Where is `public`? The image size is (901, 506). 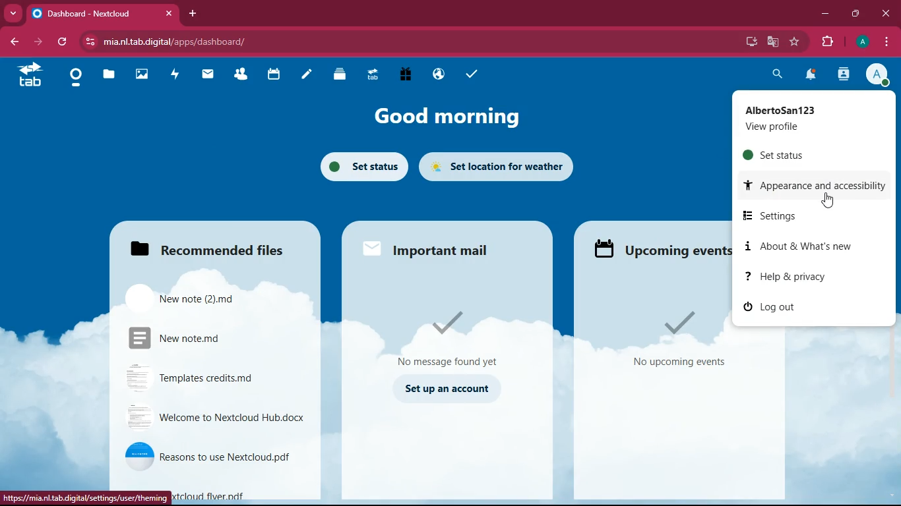
public is located at coordinates (436, 74).